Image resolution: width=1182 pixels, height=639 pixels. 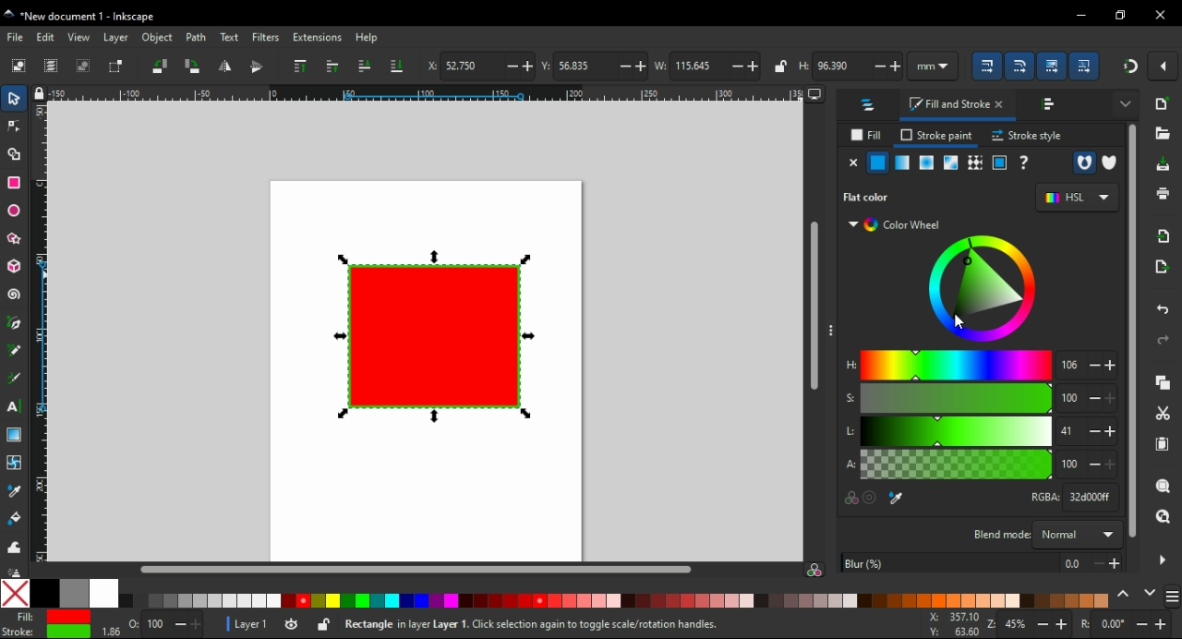 I want to click on increase/decrease, so click(x=1153, y=624).